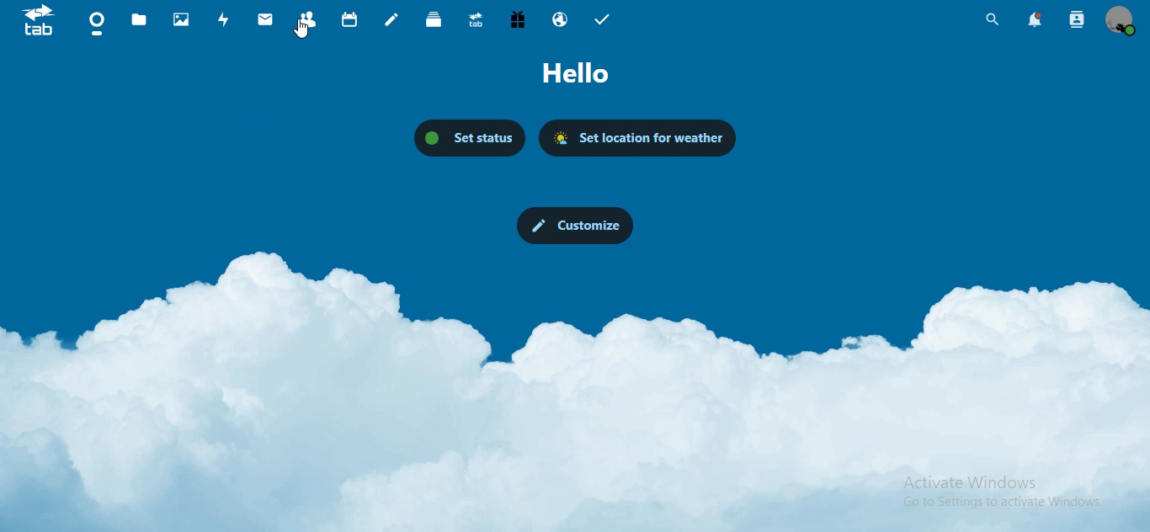  I want to click on notes, so click(392, 19).